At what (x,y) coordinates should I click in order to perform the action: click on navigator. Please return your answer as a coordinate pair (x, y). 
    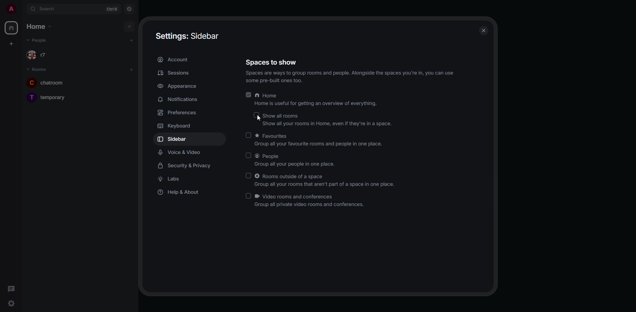
    Looking at the image, I should click on (129, 9).